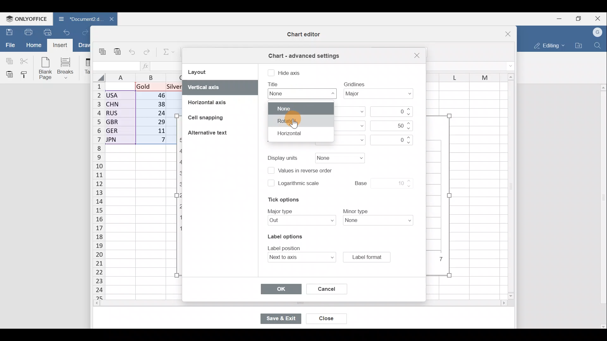 This screenshot has height=341, width=607. Describe the element at coordinates (280, 200) in the screenshot. I see `Tick options` at that location.